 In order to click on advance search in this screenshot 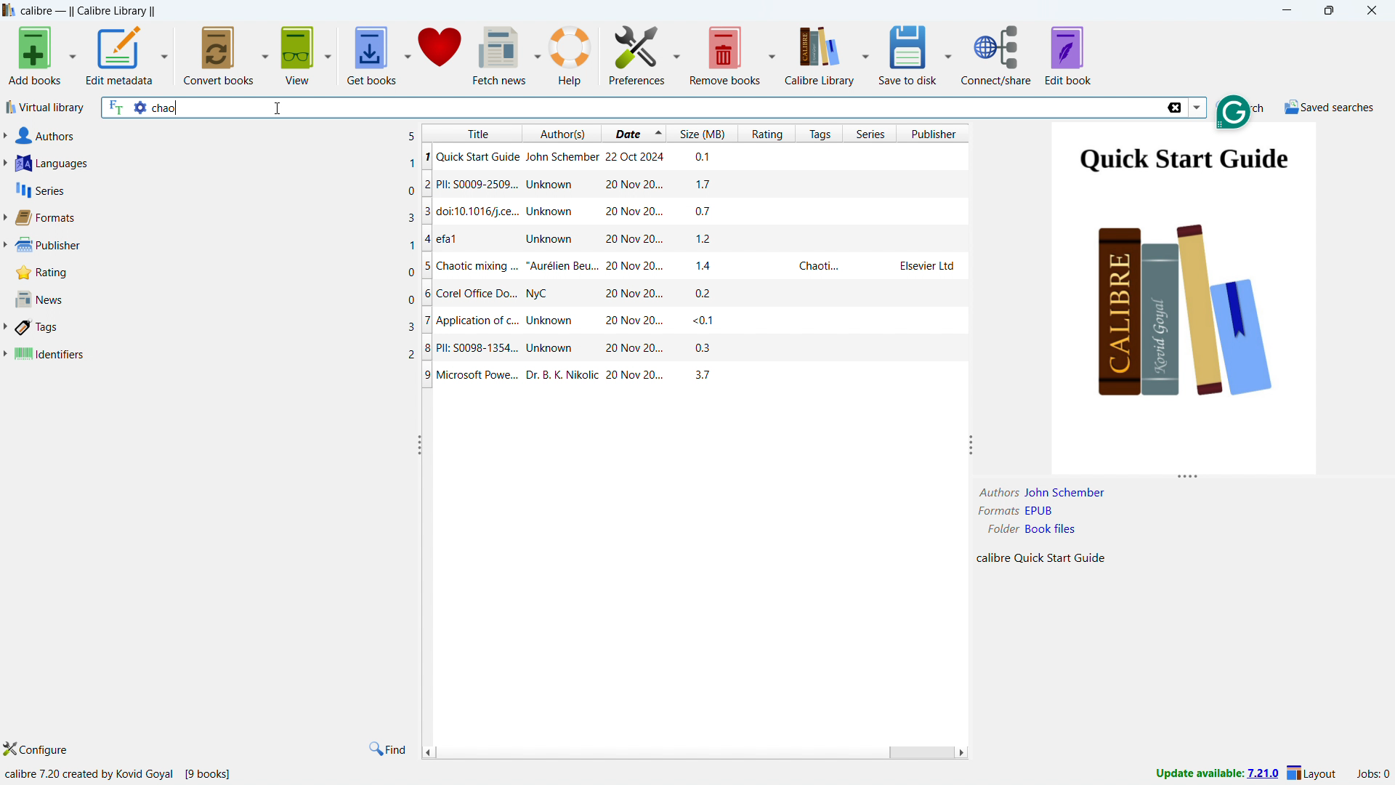, I will do `click(138, 108)`.